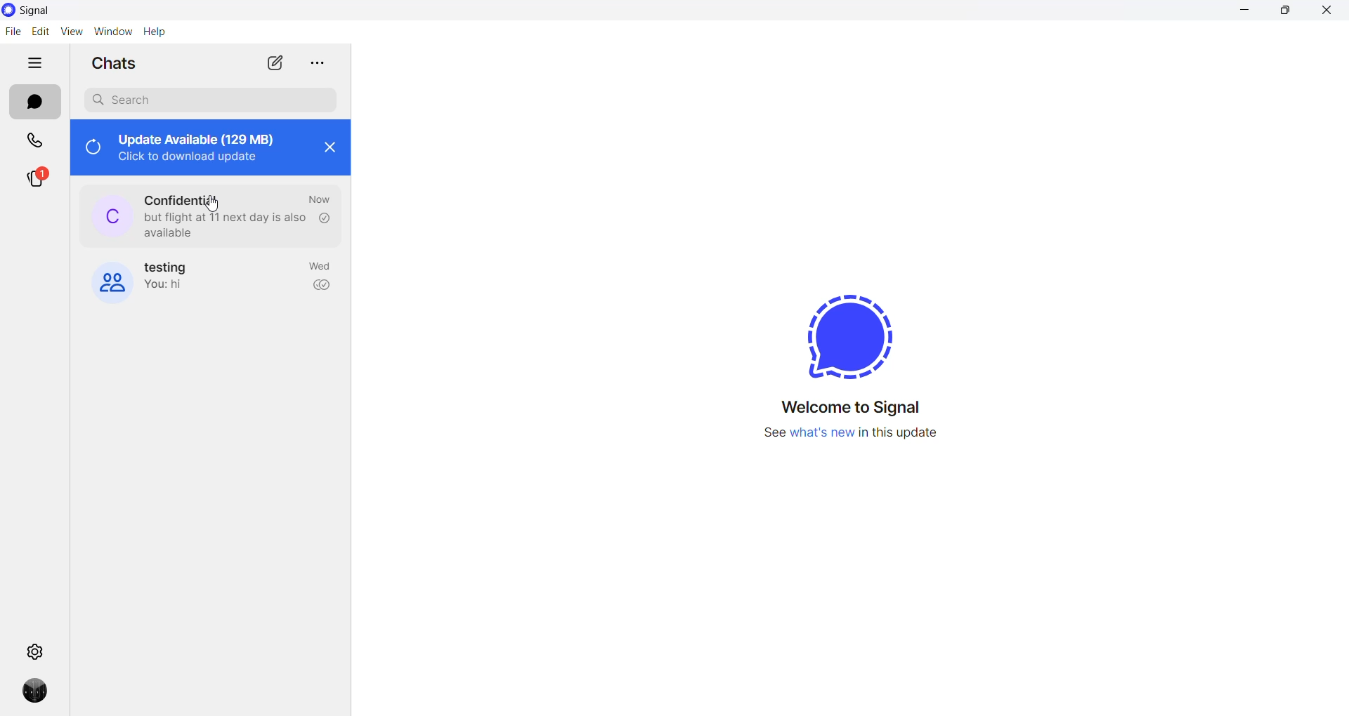 Image resolution: width=1349 pixels, height=716 pixels. What do you see at coordinates (224, 224) in the screenshot?
I see `last message` at bounding box center [224, 224].